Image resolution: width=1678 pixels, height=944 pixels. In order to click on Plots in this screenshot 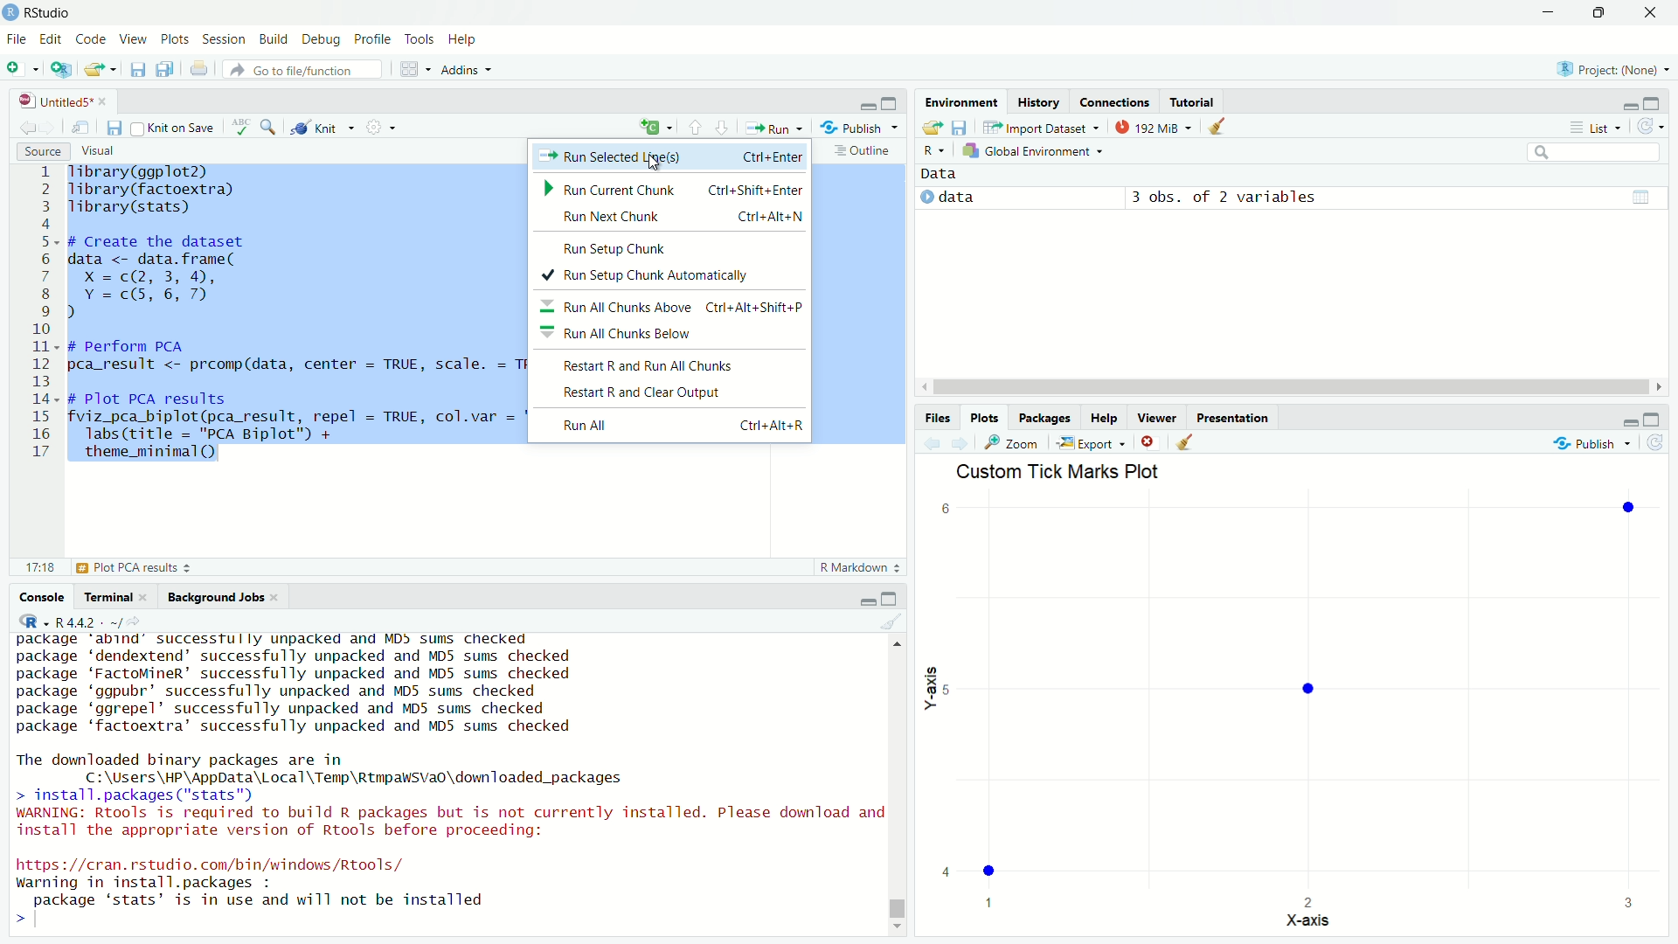, I will do `click(985, 418)`.